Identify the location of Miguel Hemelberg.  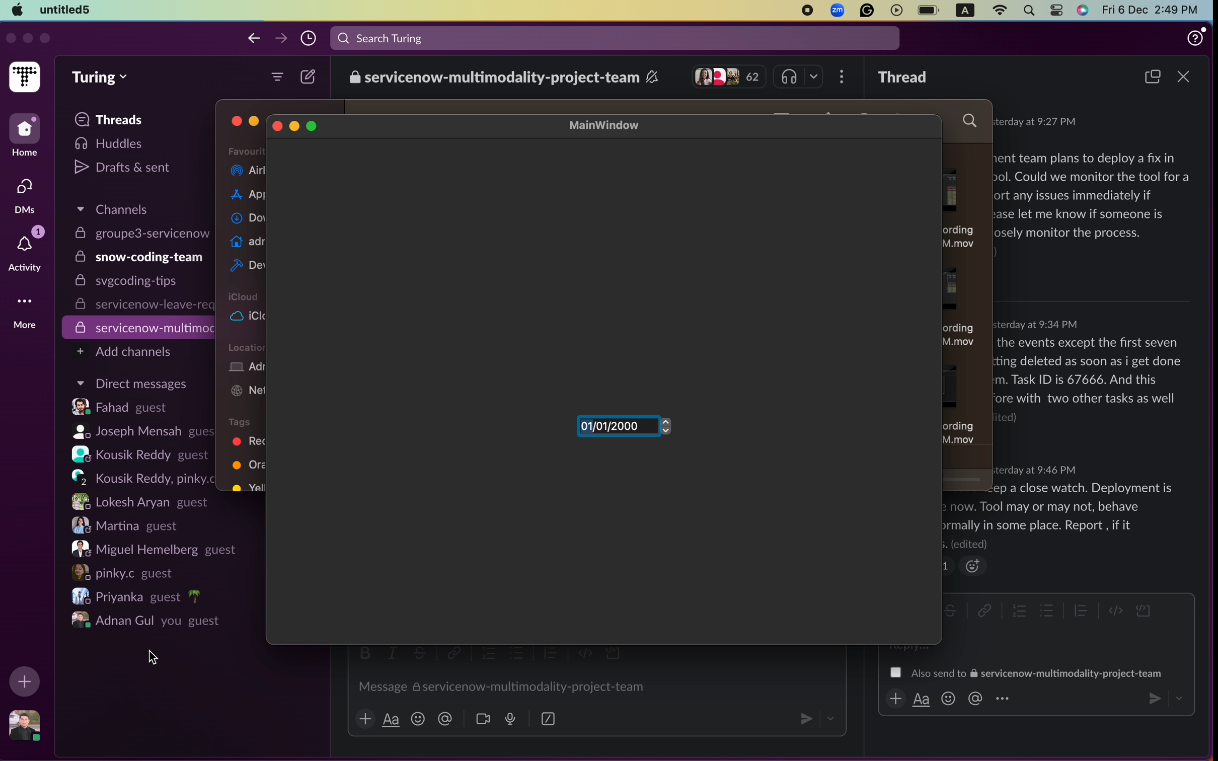
(156, 549).